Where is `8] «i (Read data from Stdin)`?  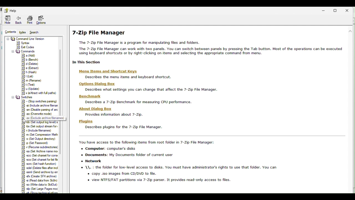 8] «i (Read data from Stdin) is located at coordinates (39, 180).